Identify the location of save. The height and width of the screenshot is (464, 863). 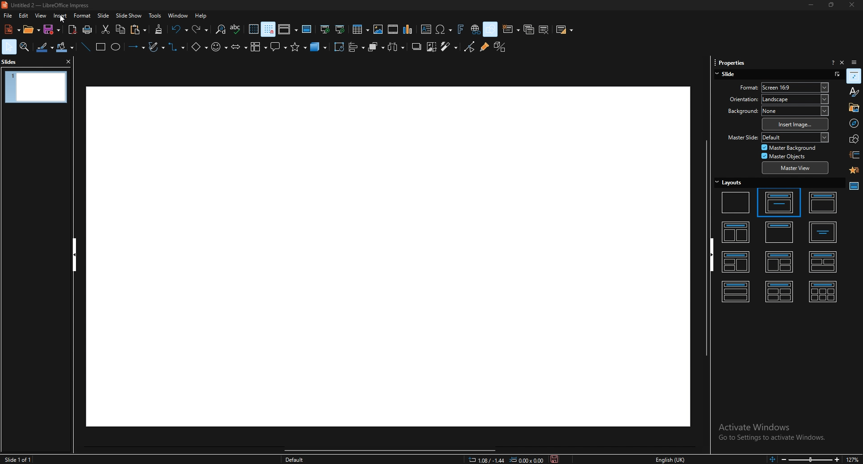
(53, 30).